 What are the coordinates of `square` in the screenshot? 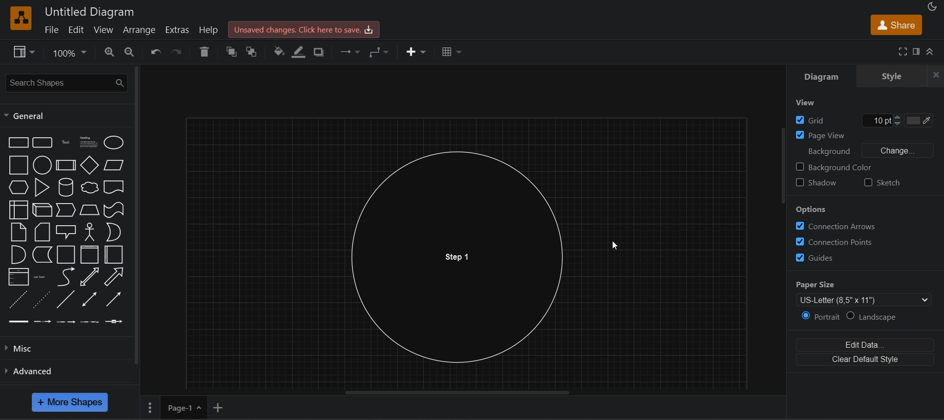 It's located at (18, 165).